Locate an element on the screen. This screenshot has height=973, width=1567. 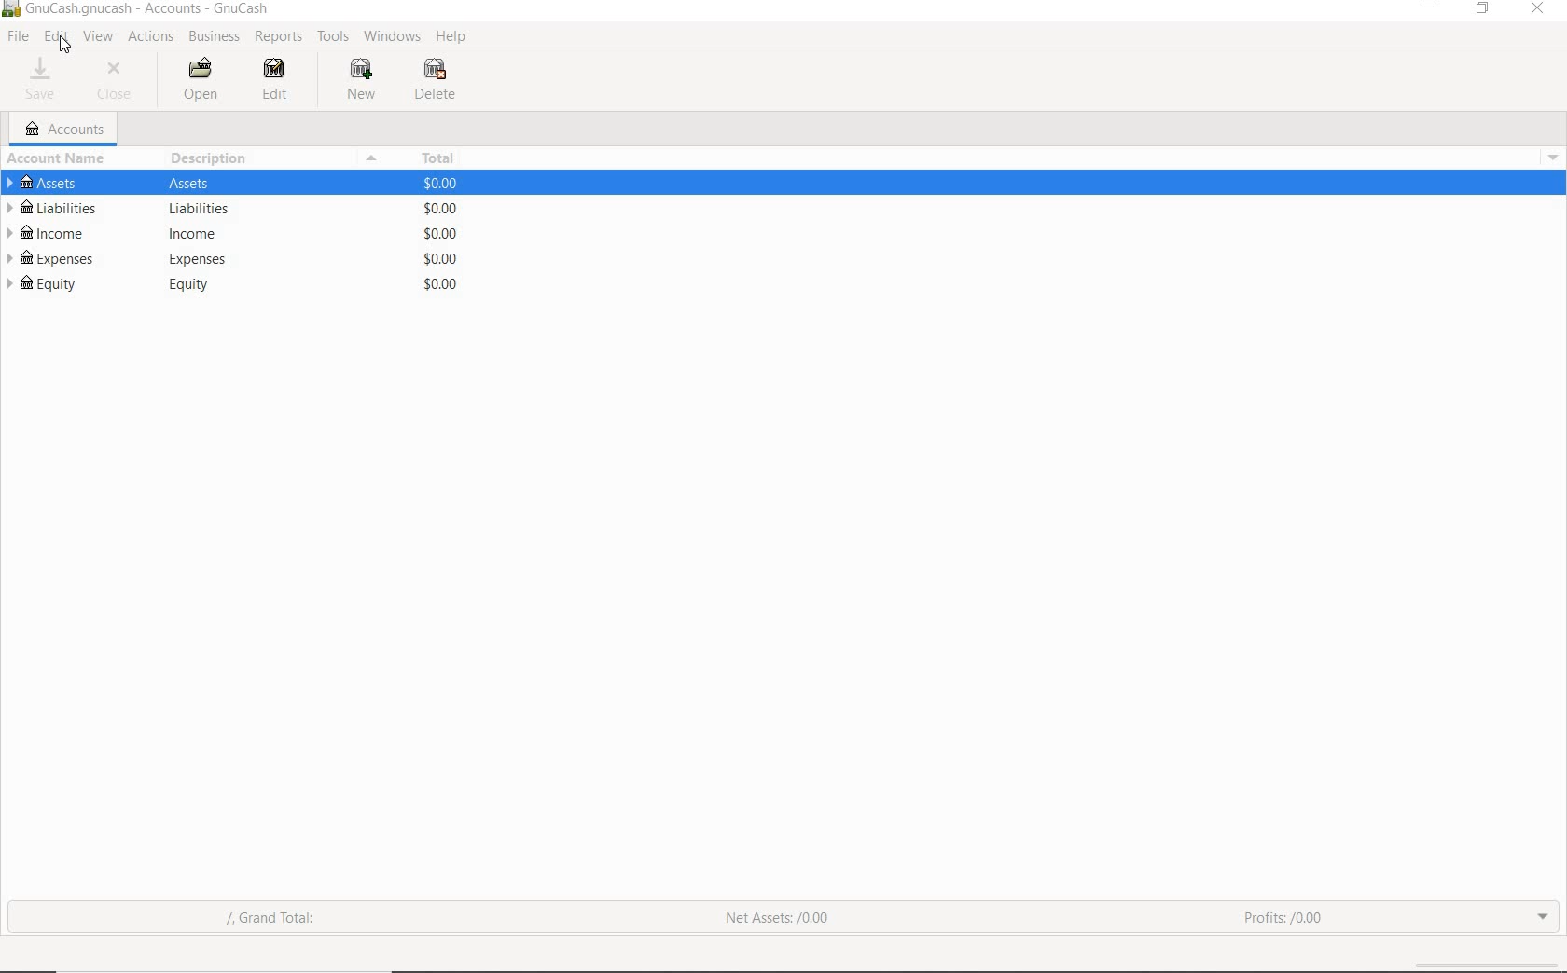
HELP is located at coordinates (454, 37).